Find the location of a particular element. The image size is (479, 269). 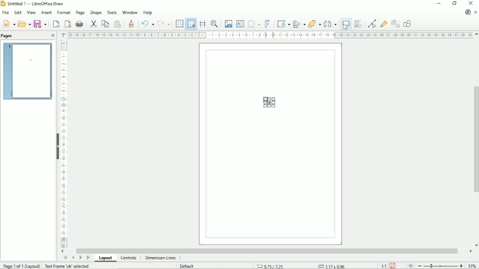

Cursor is located at coordinates (344, 28).